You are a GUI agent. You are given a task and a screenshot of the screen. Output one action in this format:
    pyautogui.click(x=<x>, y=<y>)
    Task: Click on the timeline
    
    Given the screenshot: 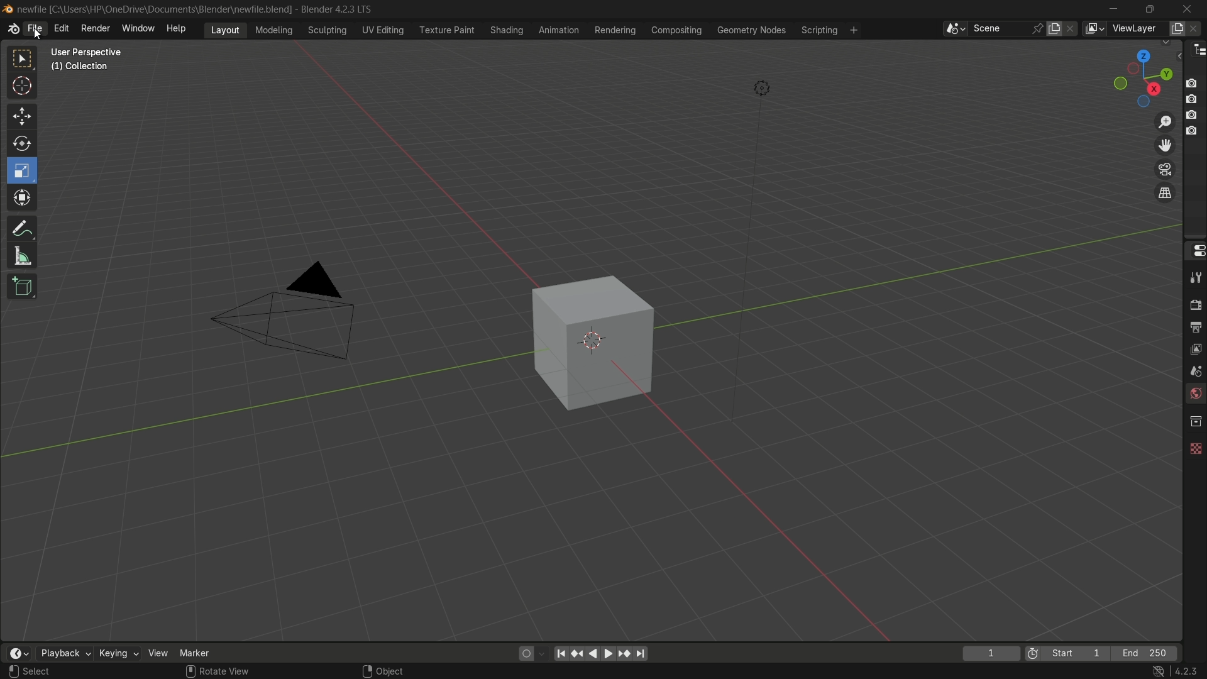 What is the action you would take?
    pyautogui.click(x=18, y=653)
    